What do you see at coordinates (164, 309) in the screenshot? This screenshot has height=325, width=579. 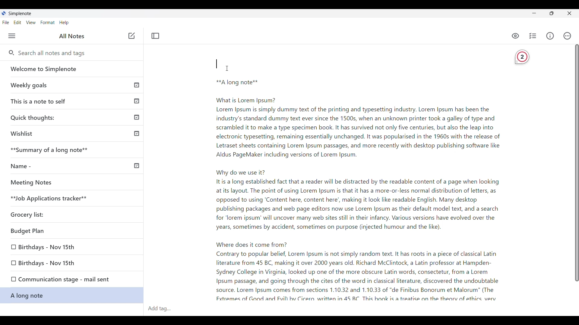 I see `Add tag` at bounding box center [164, 309].